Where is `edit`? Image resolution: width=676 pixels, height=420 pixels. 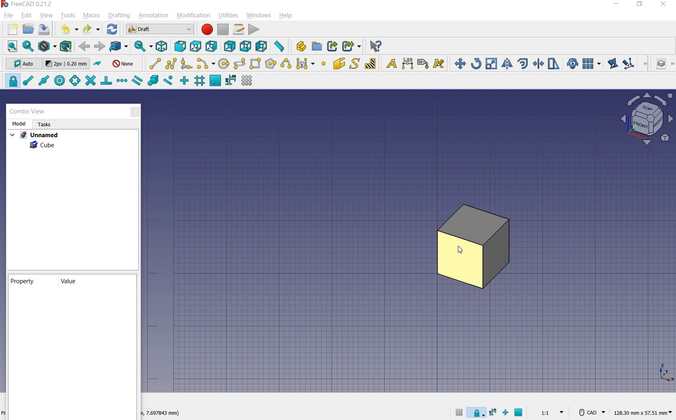 edit is located at coordinates (27, 15).